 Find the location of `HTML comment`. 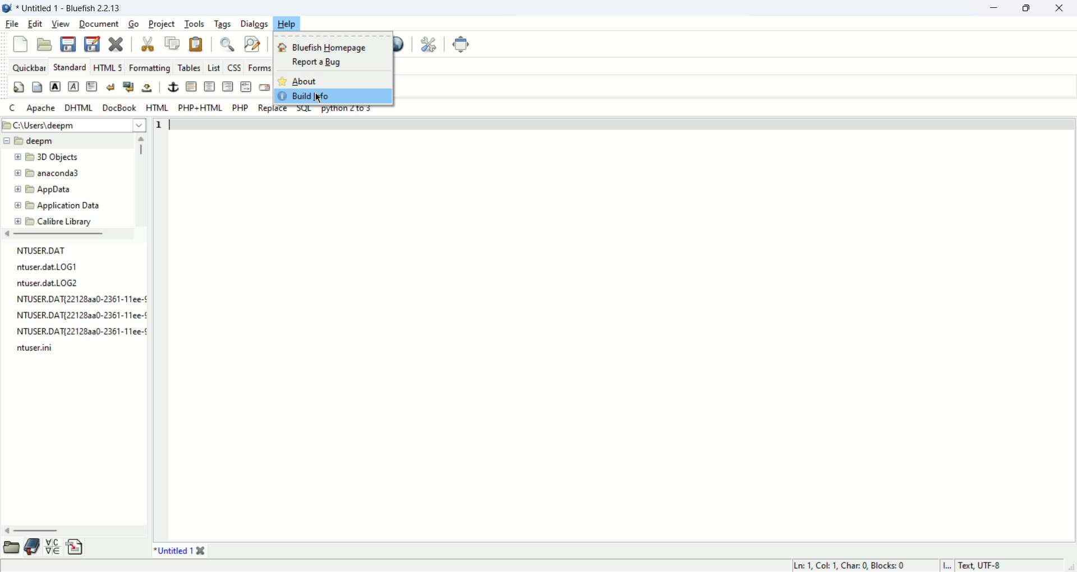

HTML comment is located at coordinates (246, 86).